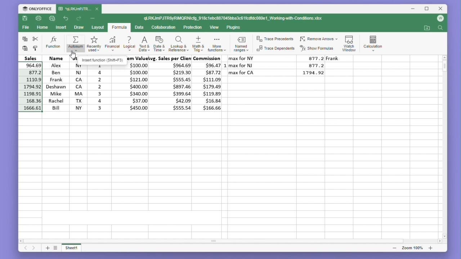 This screenshot has height=259, width=461. What do you see at coordinates (32, 58) in the screenshot?
I see `sales` at bounding box center [32, 58].